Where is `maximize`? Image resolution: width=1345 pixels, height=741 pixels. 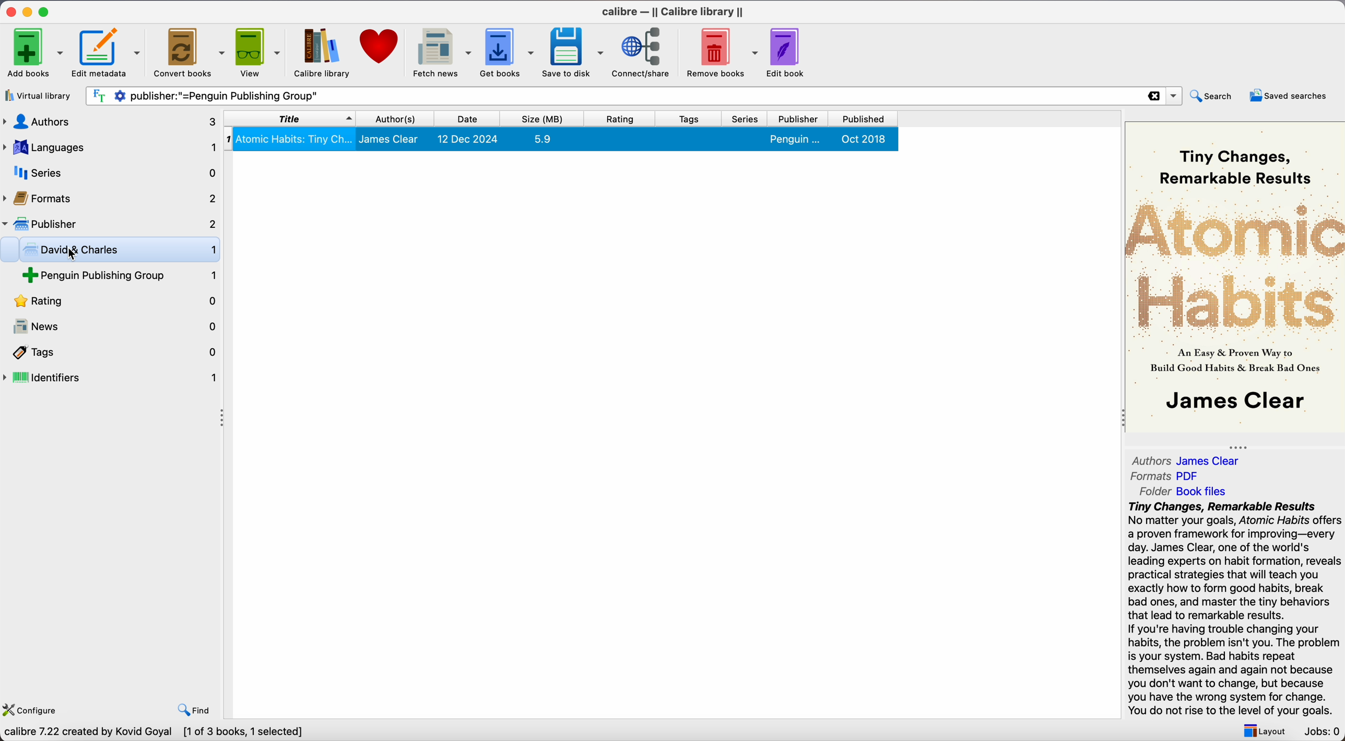
maximize is located at coordinates (46, 11).